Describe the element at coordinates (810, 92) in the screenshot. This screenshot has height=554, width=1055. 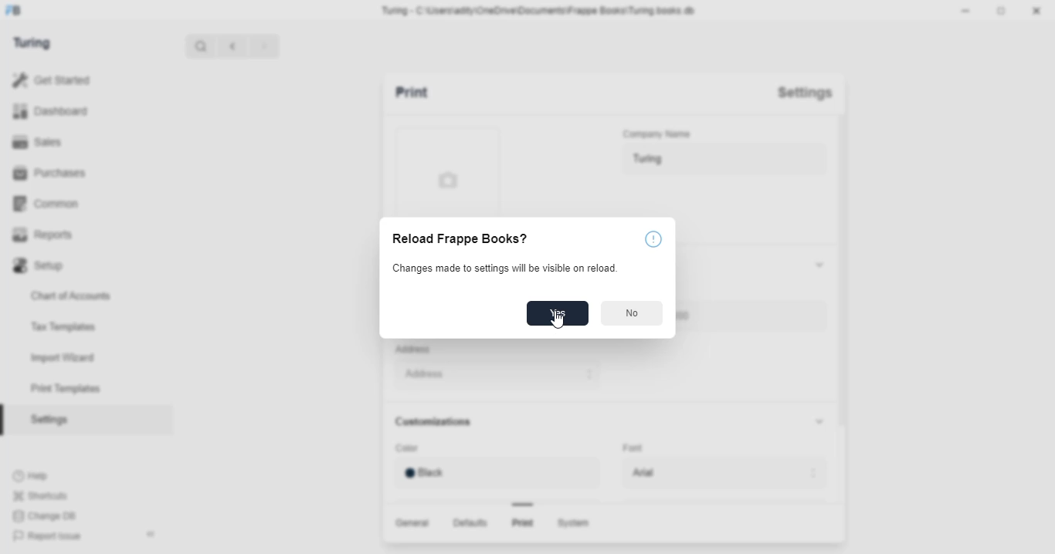
I see `Settings` at that location.